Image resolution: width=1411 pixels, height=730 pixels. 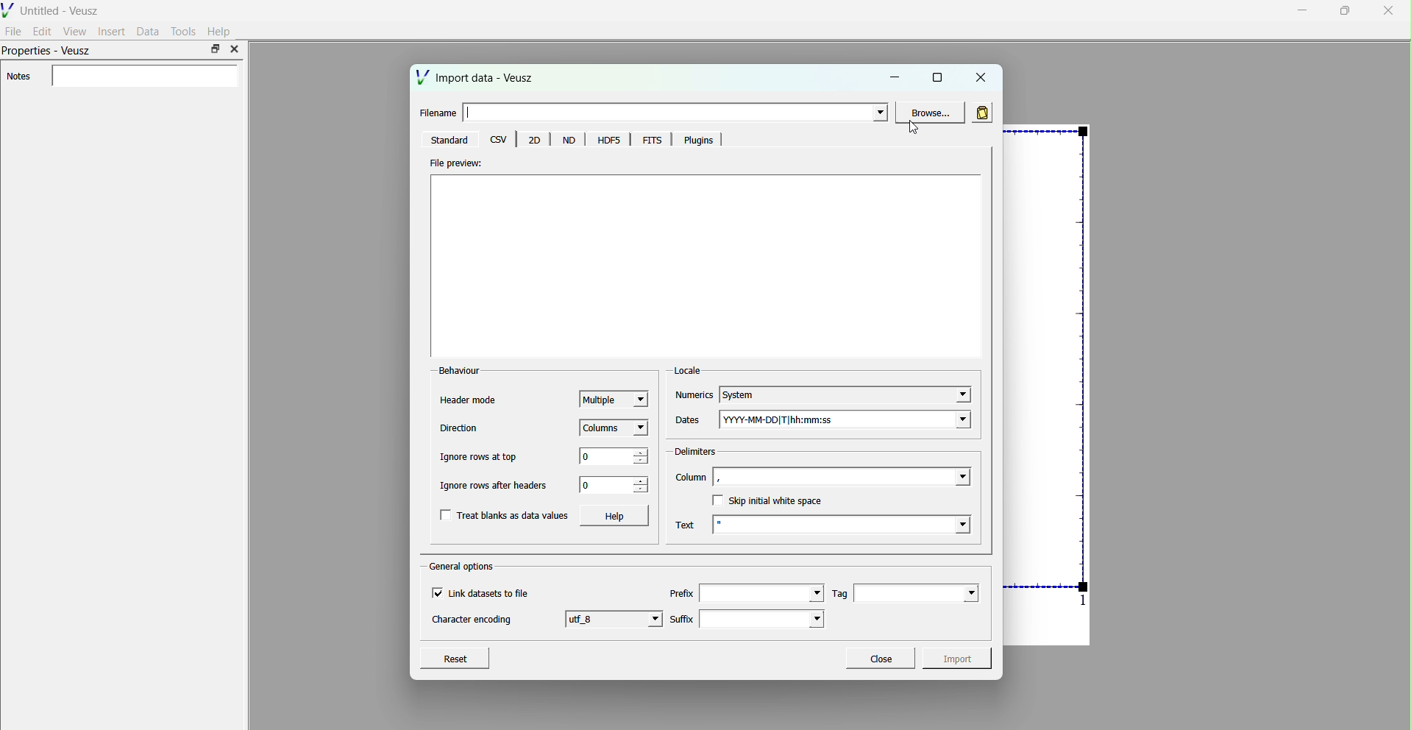 I want to click on cursor, so click(x=916, y=127).